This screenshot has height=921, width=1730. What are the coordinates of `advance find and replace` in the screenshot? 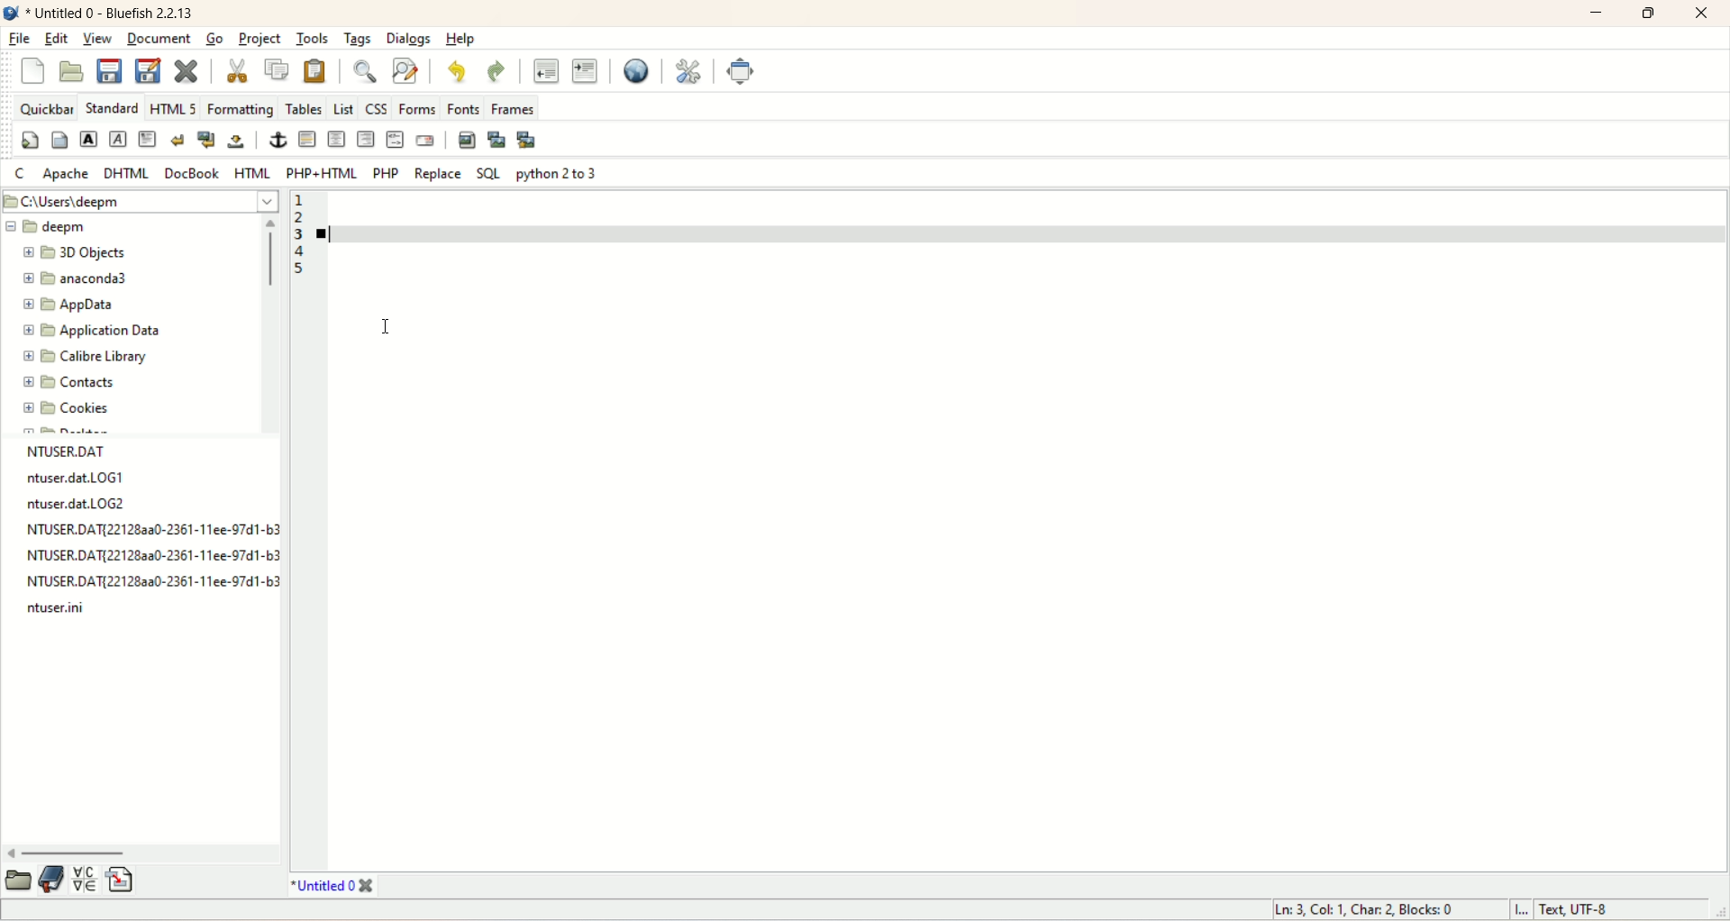 It's located at (403, 71).